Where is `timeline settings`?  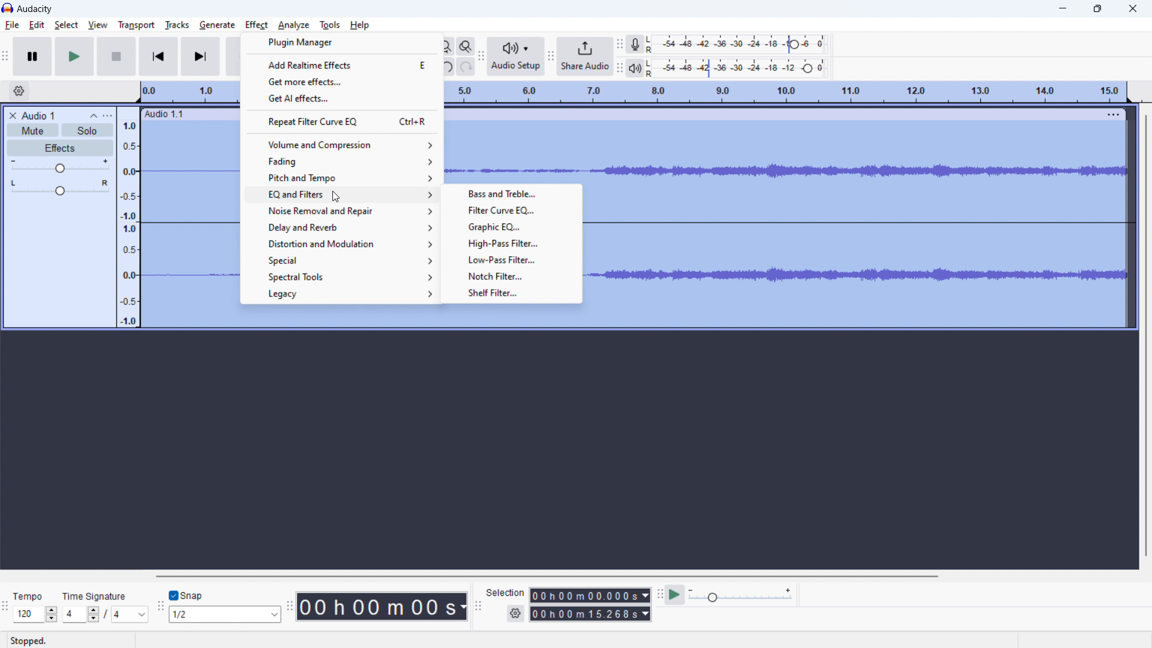
timeline settings is located at coordinates (19, 91).